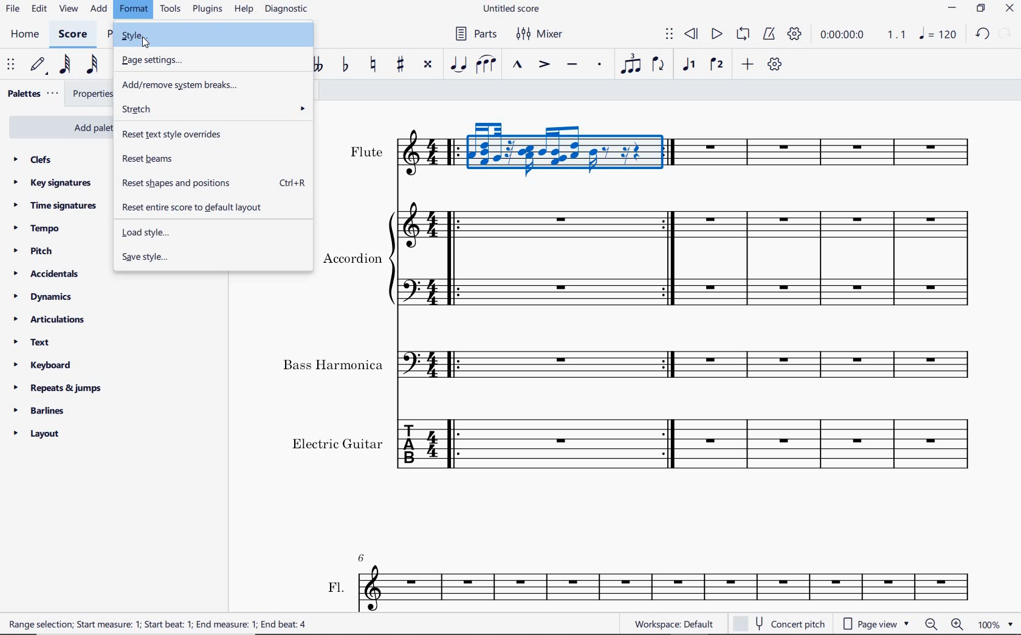 The width and height of the screenshot is (1021, 635). What do you see at coordinates (873, 623) in the screenshot?
I see `page view` at bounding box center [873, 623].